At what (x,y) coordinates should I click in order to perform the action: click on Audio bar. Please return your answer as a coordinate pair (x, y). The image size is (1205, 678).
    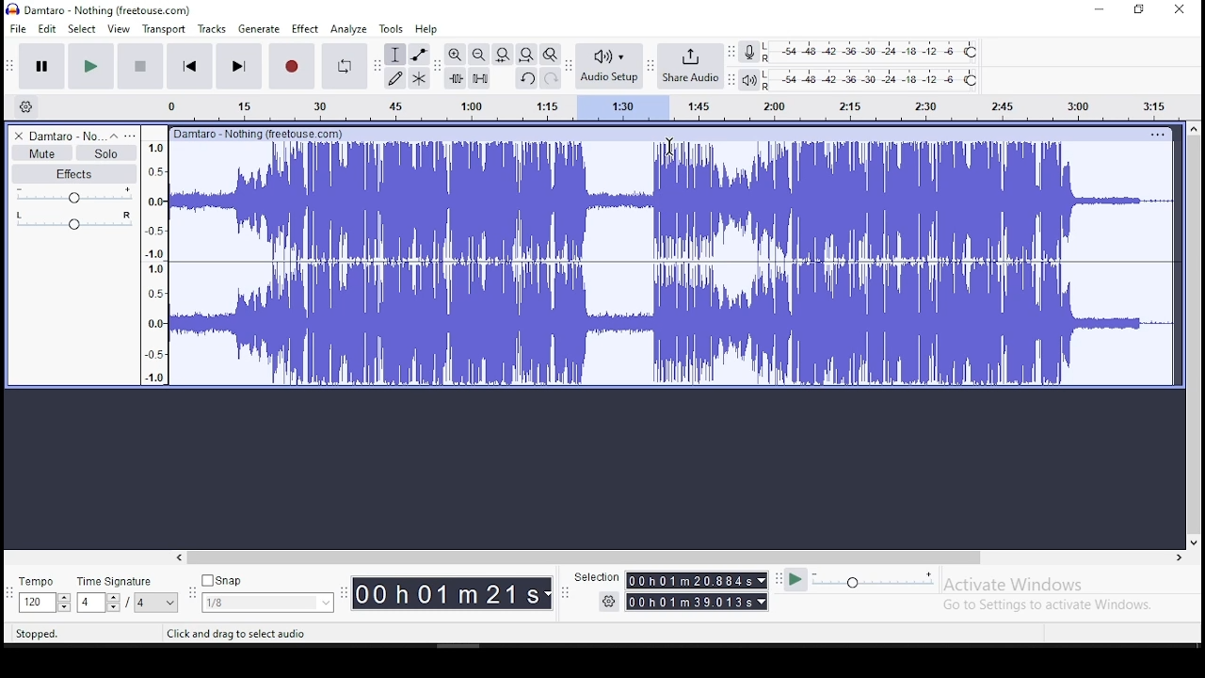
    Looking at the image, I should click on (653, 105).